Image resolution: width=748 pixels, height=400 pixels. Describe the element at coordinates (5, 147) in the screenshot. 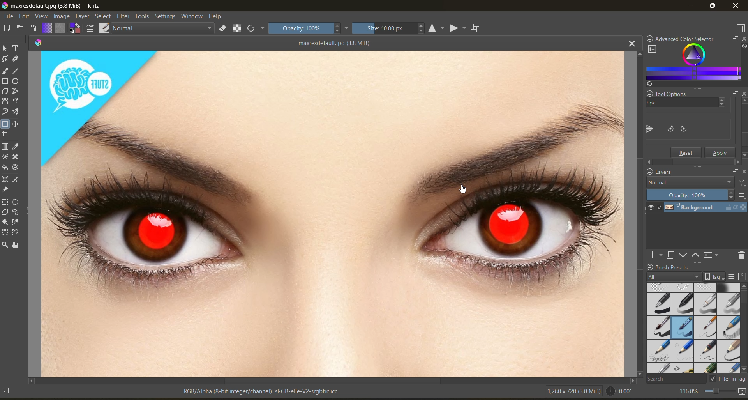

I see `tool` at that location.